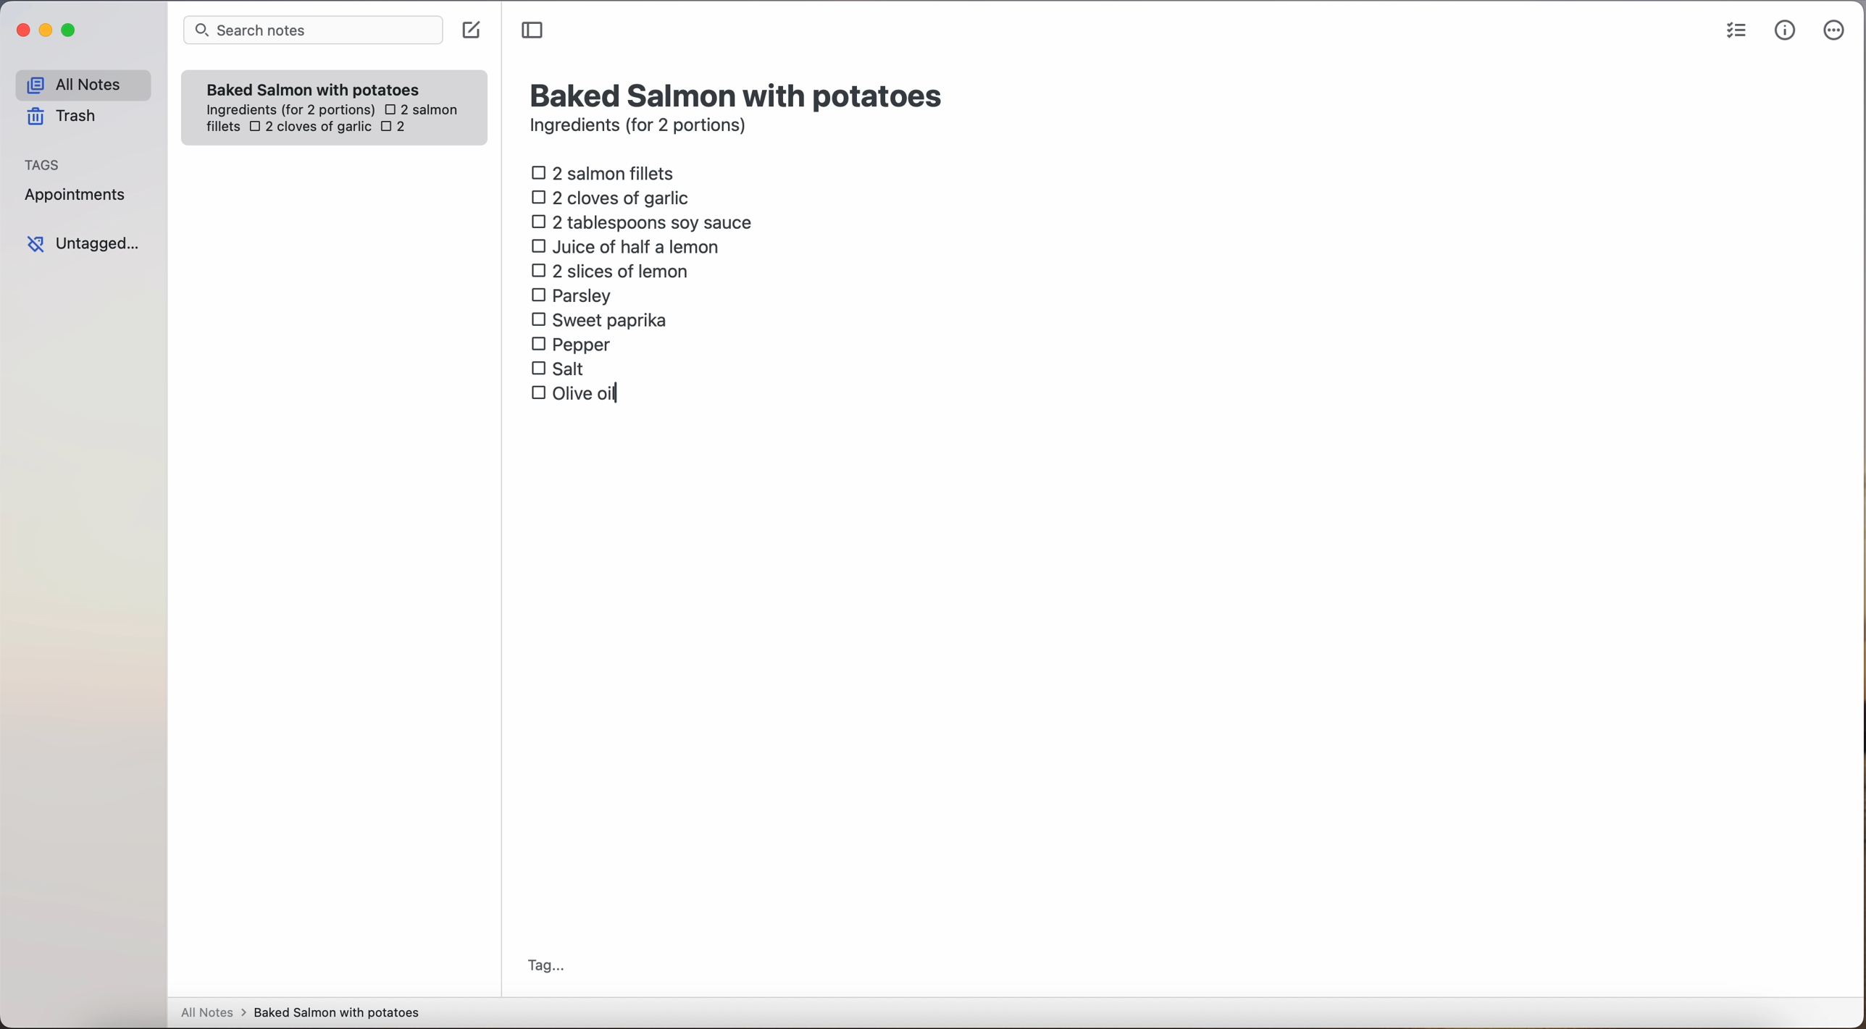 This screenshot has height=1029, width=1866. I want to click on salt, so click(560, 368).